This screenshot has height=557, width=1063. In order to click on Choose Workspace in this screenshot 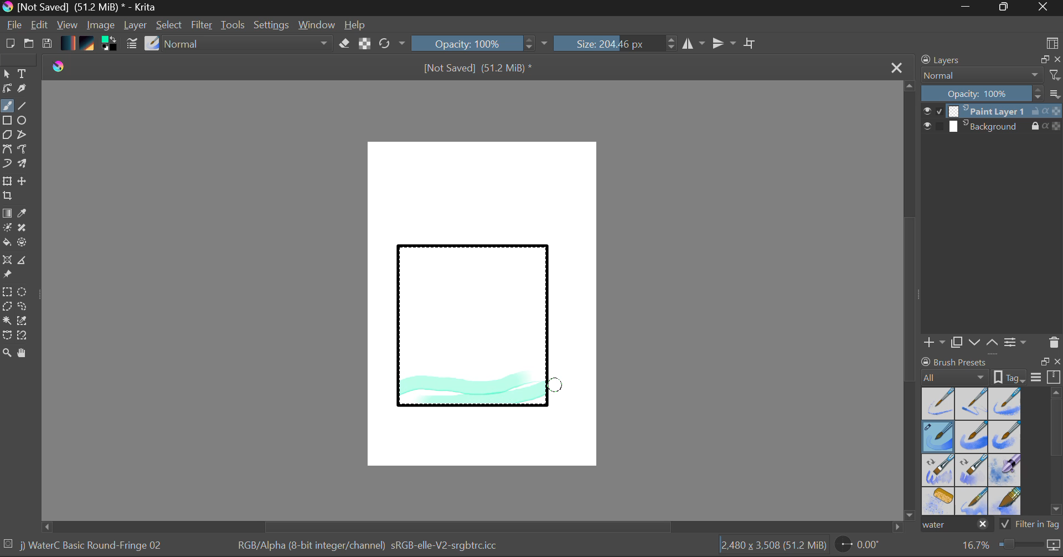, I will do `click(1052, 42)`.